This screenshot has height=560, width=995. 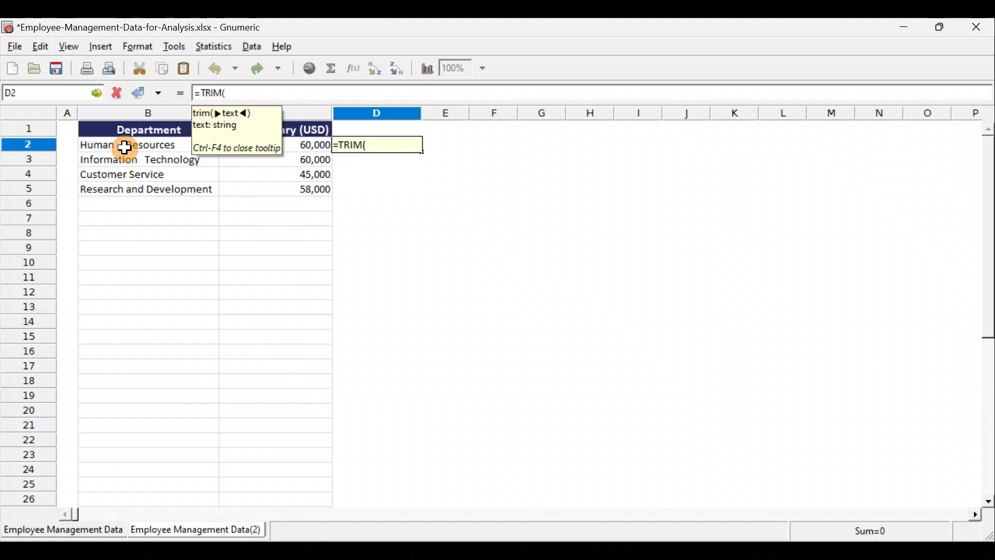 I want to click on Edit a function in the current cell, so click(x=353, y=70).